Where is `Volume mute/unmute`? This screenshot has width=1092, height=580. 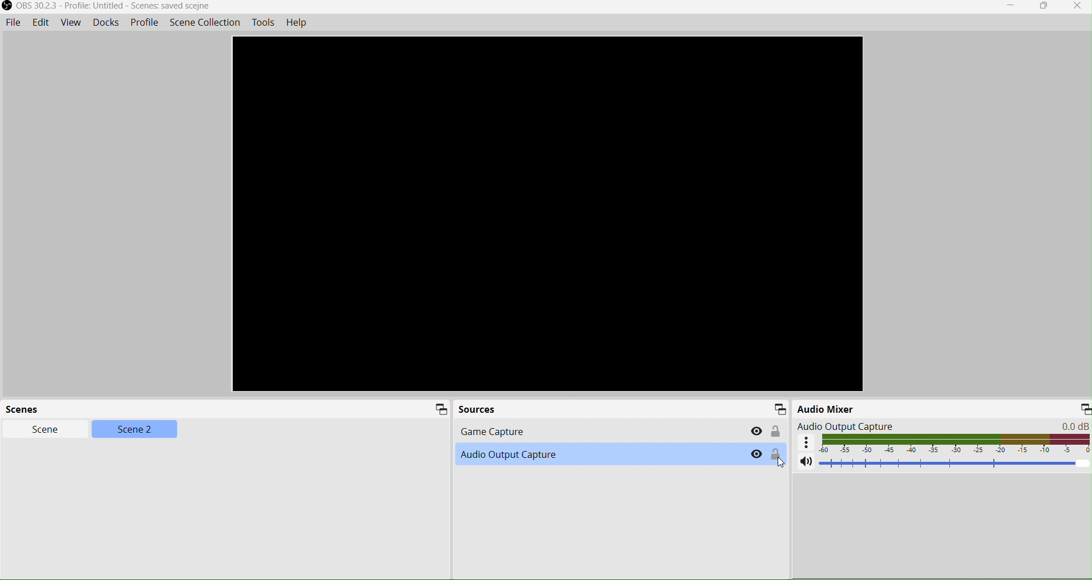 Volume mute/unmute is located at coordinates (799, 460).